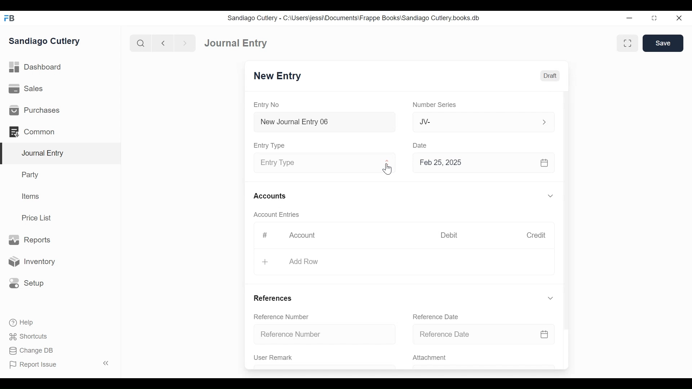 Image resolution: width=692 pixels, height=389 pixels. What do you see at coordinates (630, 18) in the screenshot?
I see `minimize` at bounding box center [630, 18].